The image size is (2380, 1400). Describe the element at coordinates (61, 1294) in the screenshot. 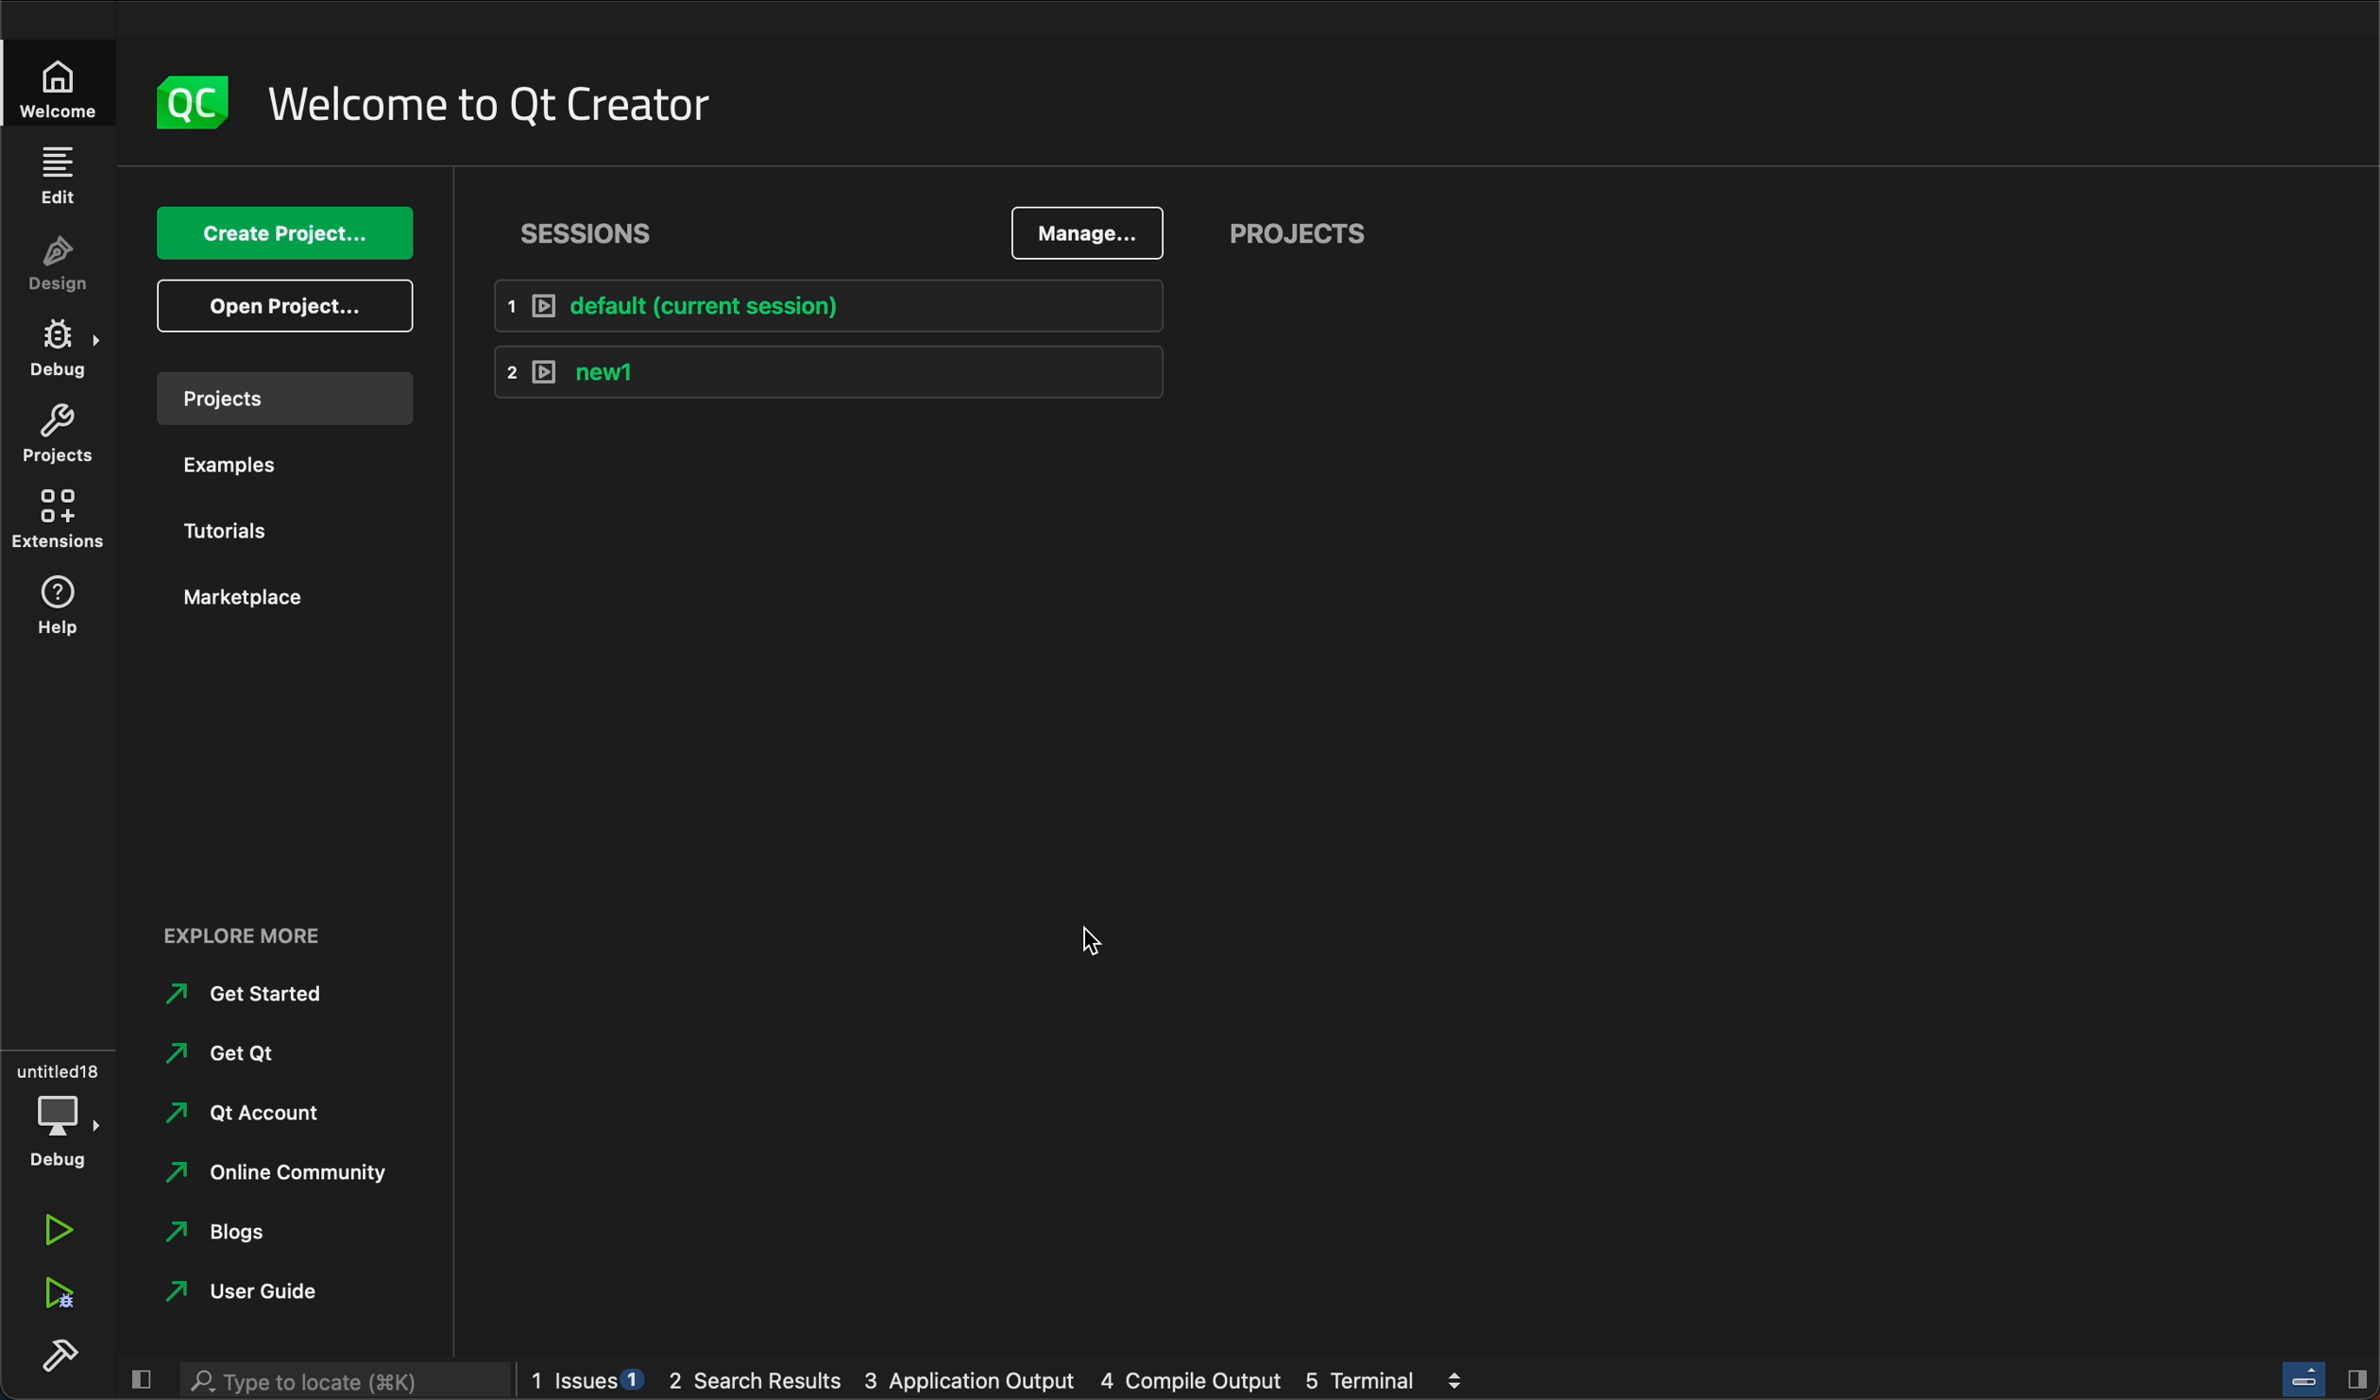

I see `run debug` at that location.